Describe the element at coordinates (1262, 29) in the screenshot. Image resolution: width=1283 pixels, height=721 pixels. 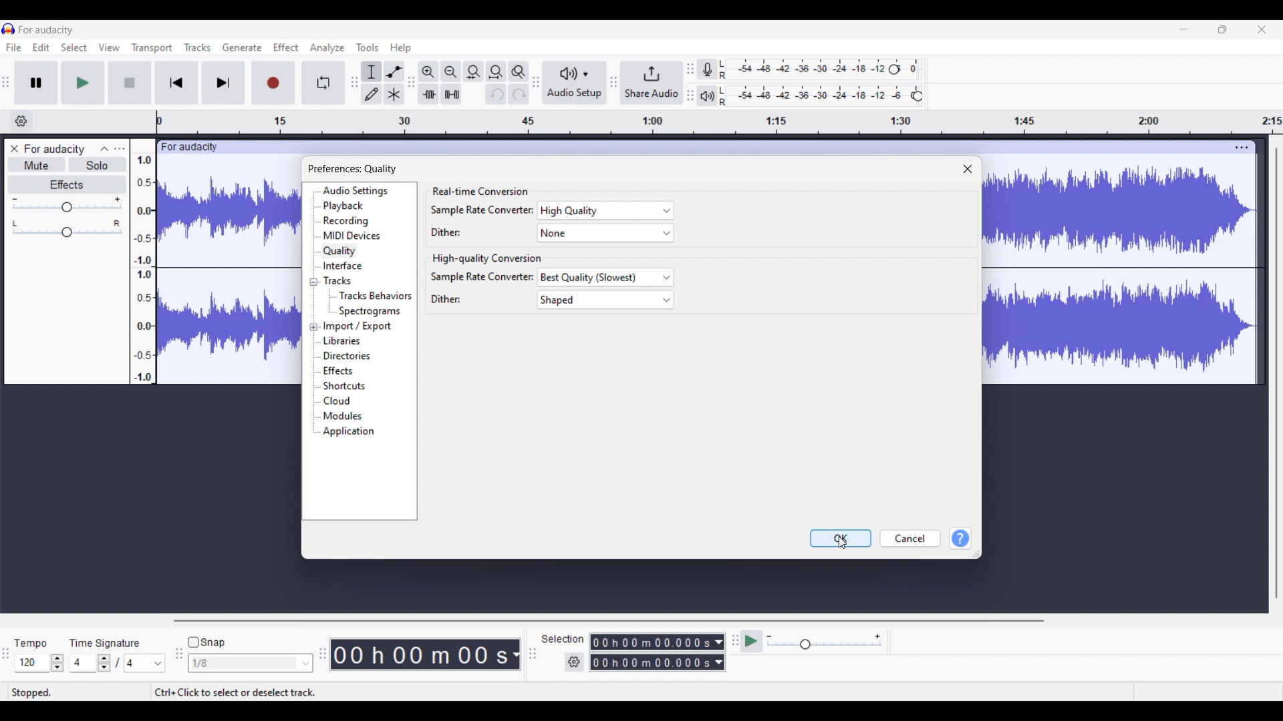
I see `Close interface` at that location.